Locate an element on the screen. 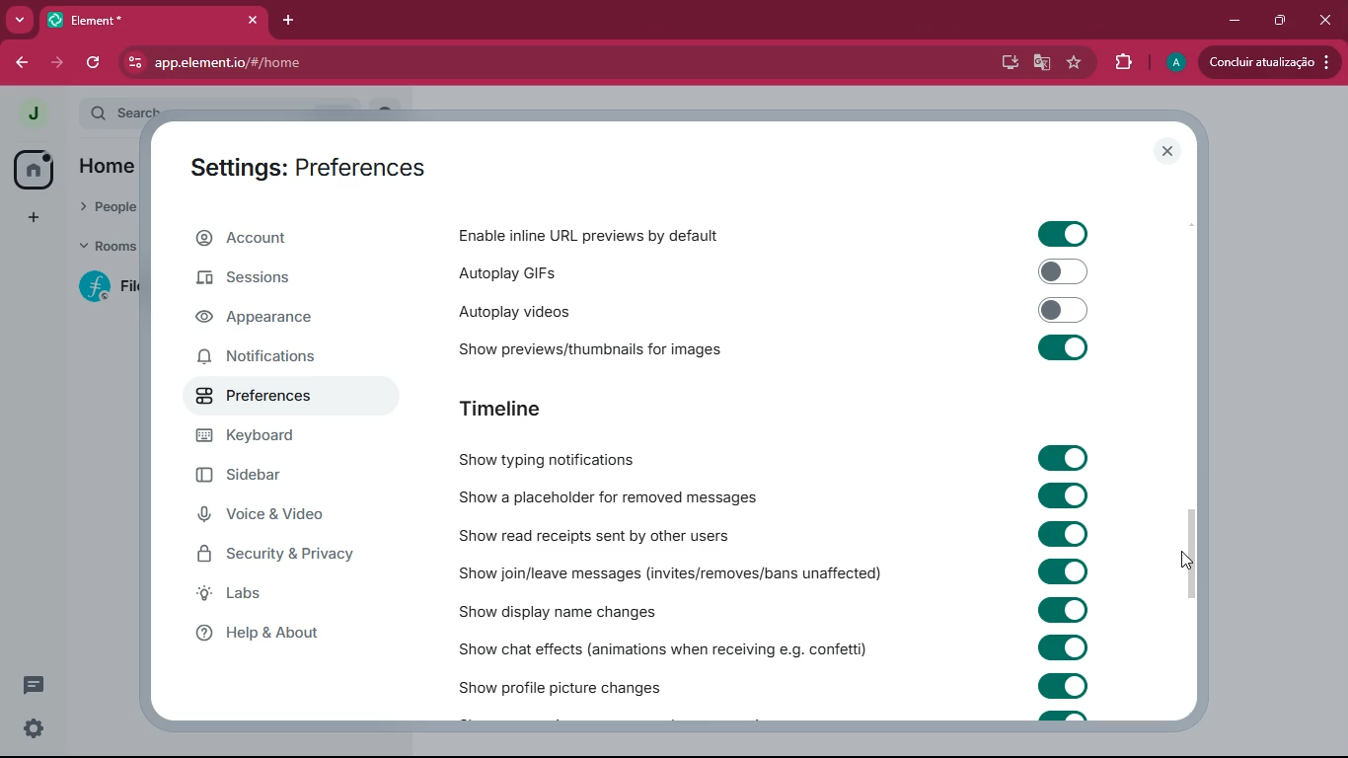 This screenshot has width=1348, height=758. toggle on/off is located at coordinates (1063, 647).